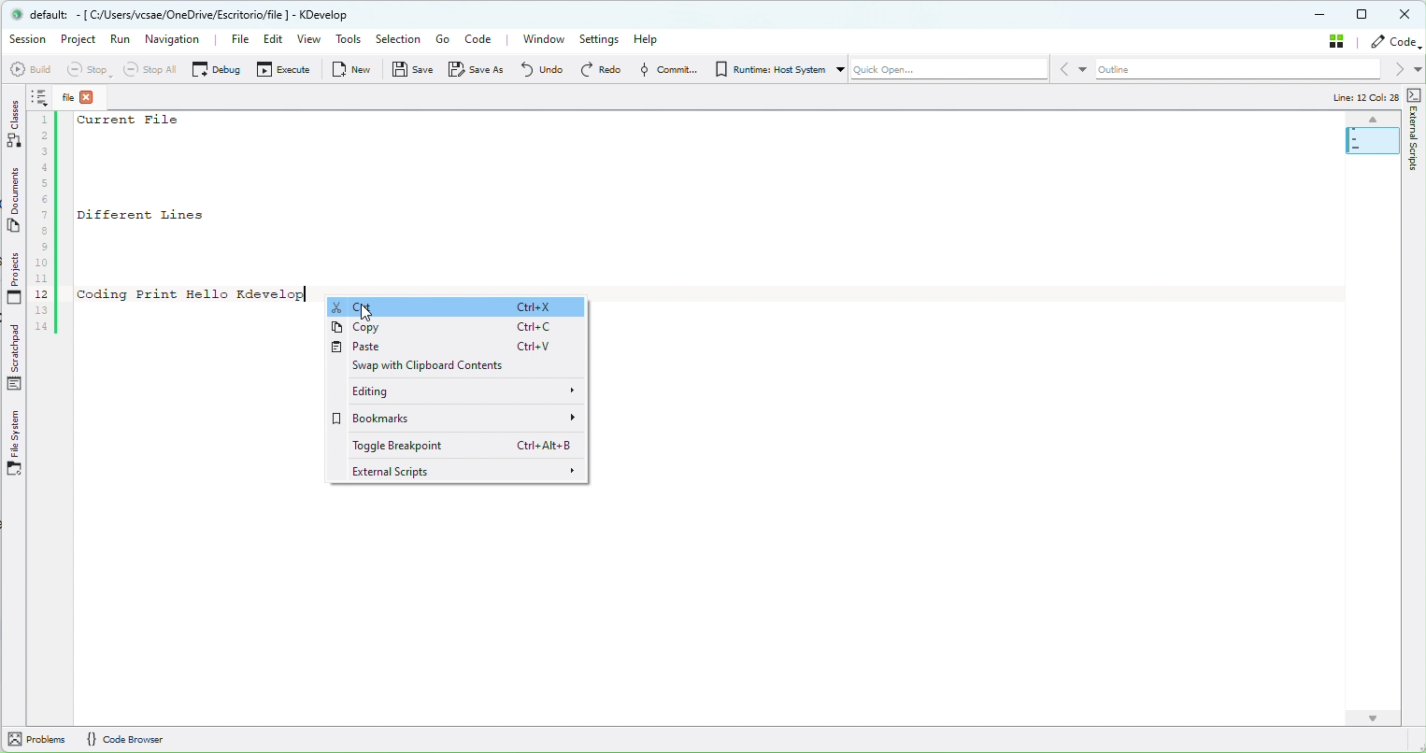  What do you see at coordinates (80, 40) in the screenshot?
I see `Project` at bounding box center [80, 40].